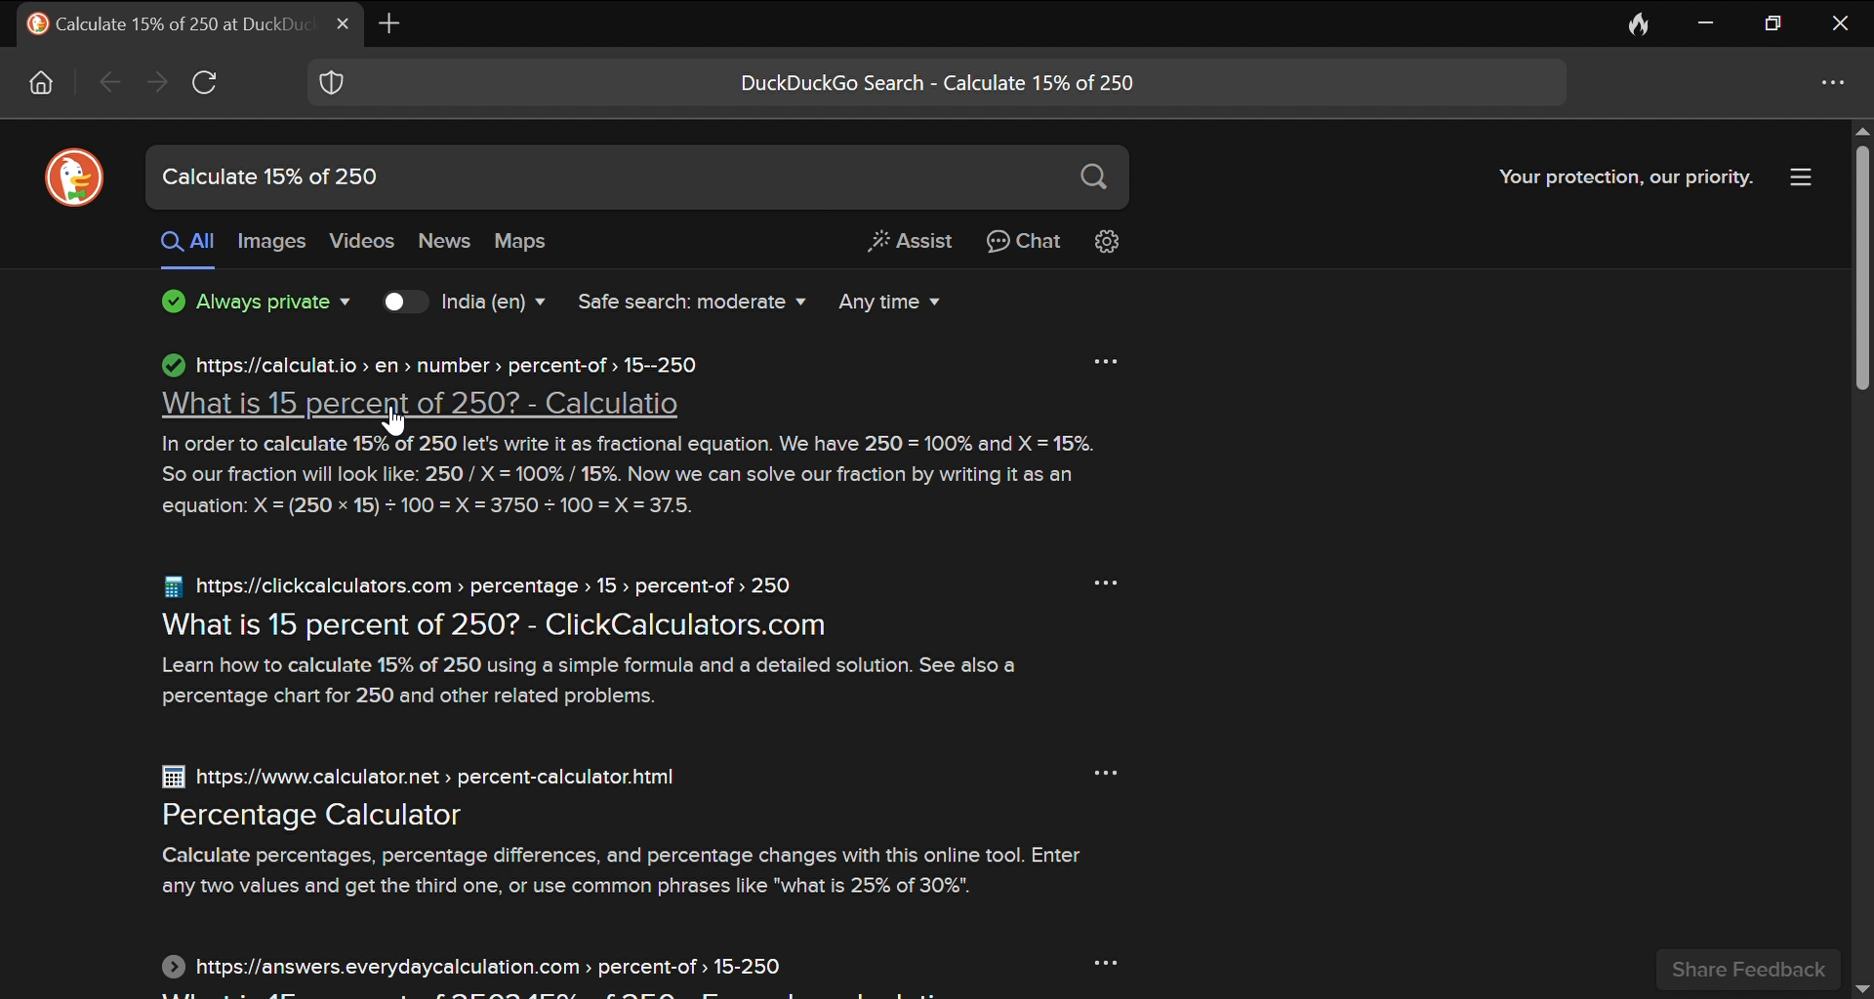 Image resolution: width=1874 pixels, height=999 pixels. Describe the element at coordinates (490, 176) in the screenshot. I see `Calculate 15% of 250` at that location.